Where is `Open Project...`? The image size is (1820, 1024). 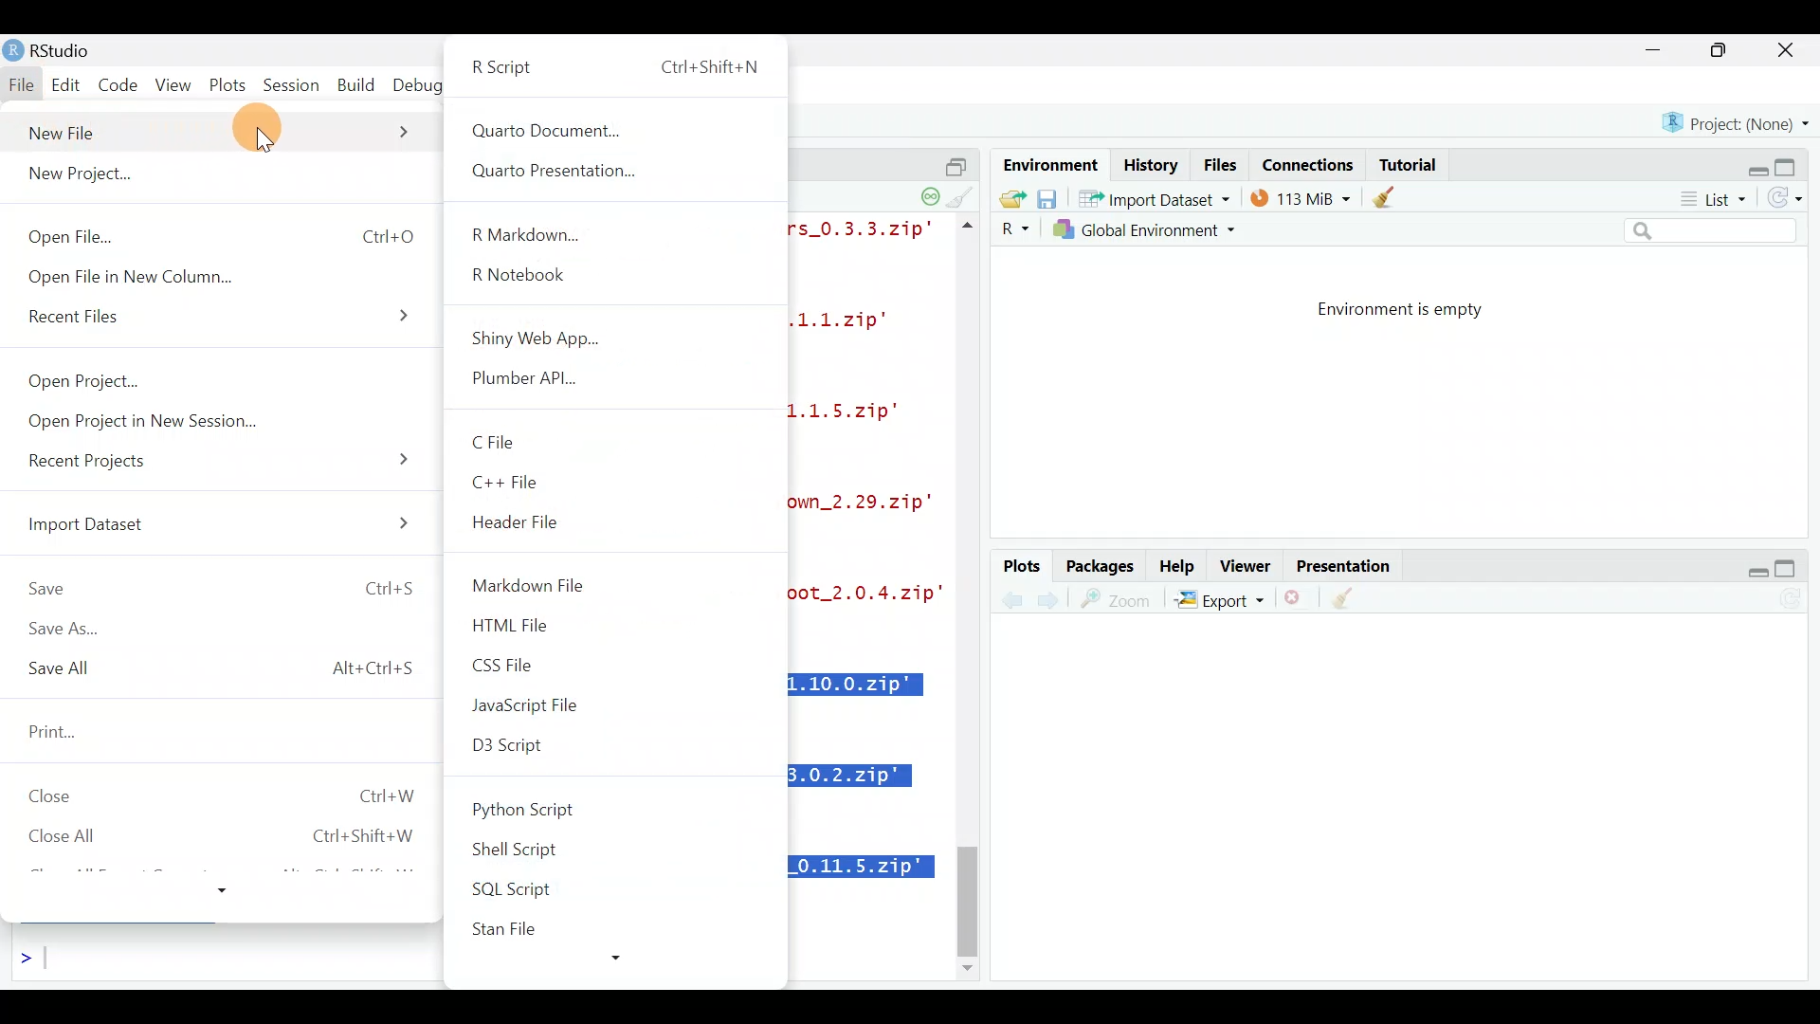 Open Project... is located at coordinates (100, 380).